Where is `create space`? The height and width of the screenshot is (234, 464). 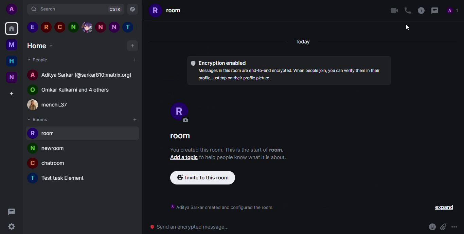
create space is located at coordinates (11, 94).